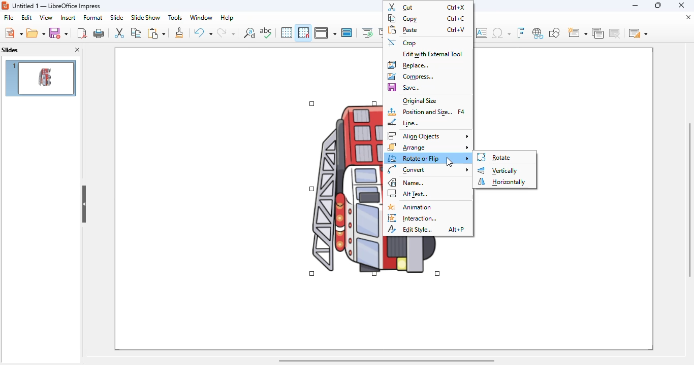 Image resolution: width=694 pixels, height=365 pixels. What do you see at coordinates (411, 77) in the screenshot?
I see `compress` at bounding box center [411, 77].